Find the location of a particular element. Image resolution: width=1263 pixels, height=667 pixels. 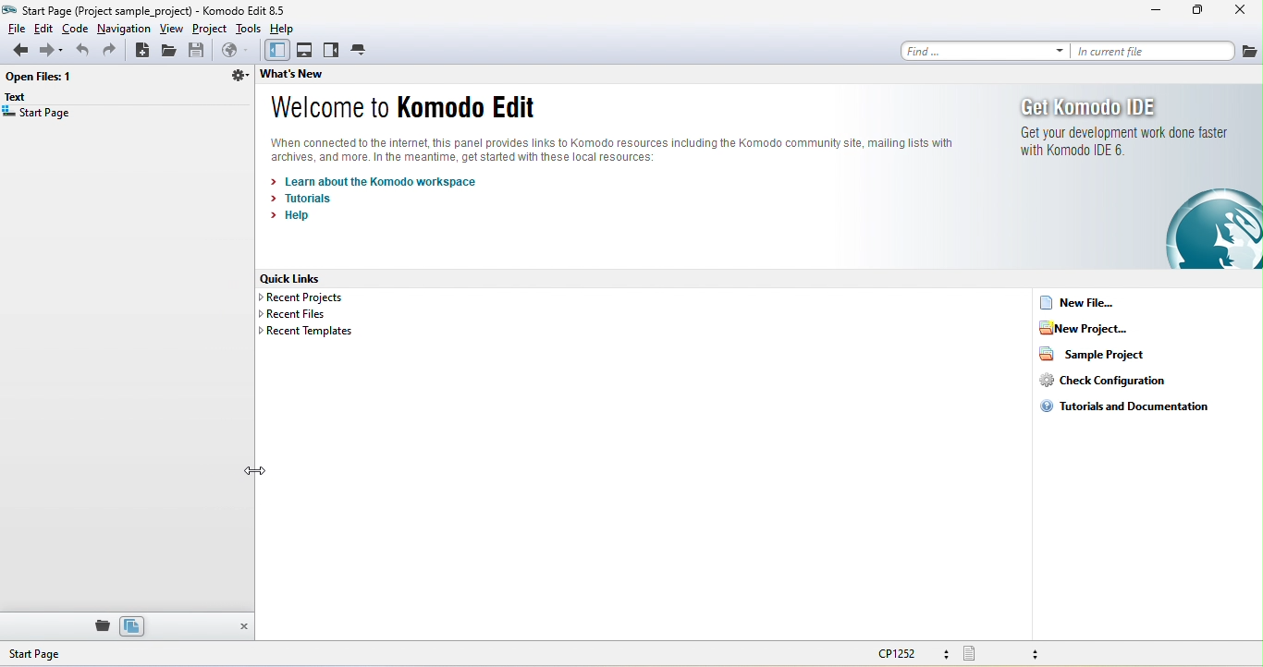

tutorials and documentation is located at coordinates (1126, 407).